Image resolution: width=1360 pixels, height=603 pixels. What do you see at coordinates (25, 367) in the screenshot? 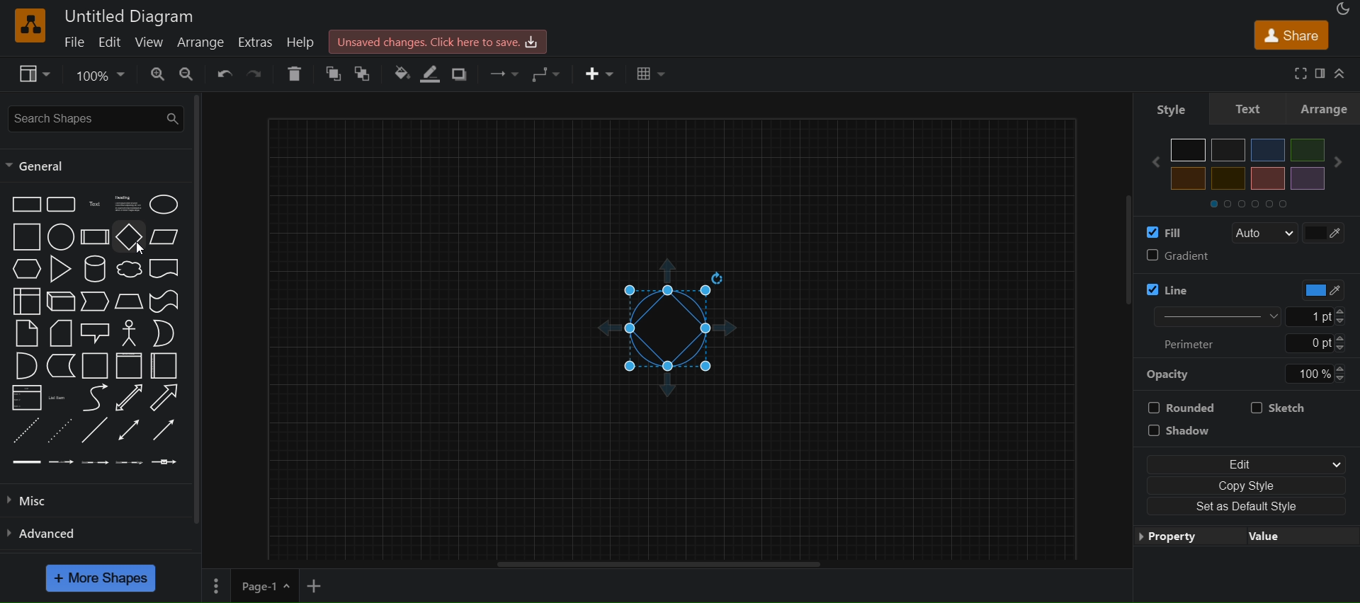
I see `and` at bounding box center [25, 367].